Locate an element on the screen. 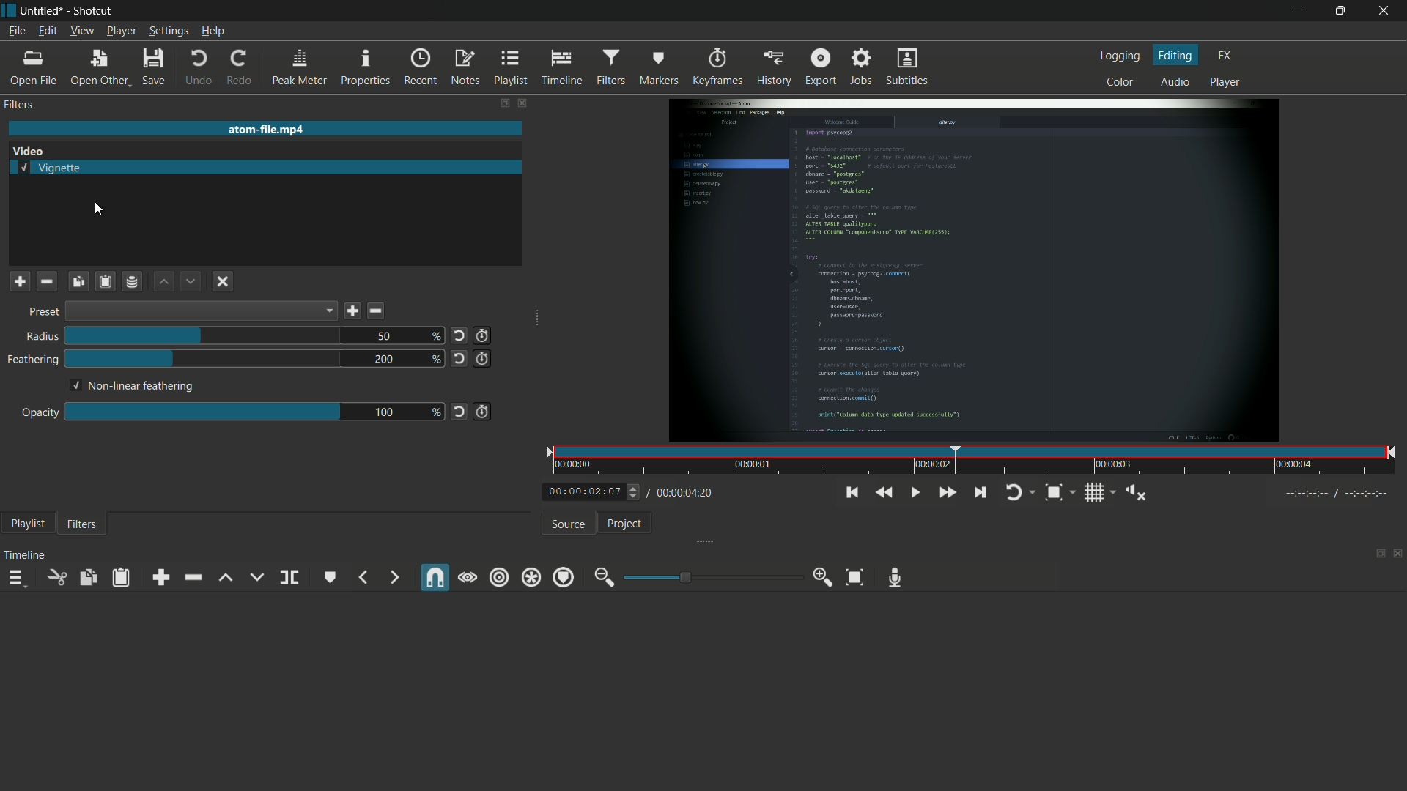 This screenshot has width=1407, height=791. skip to the next point is located at coordinates (980, 493).